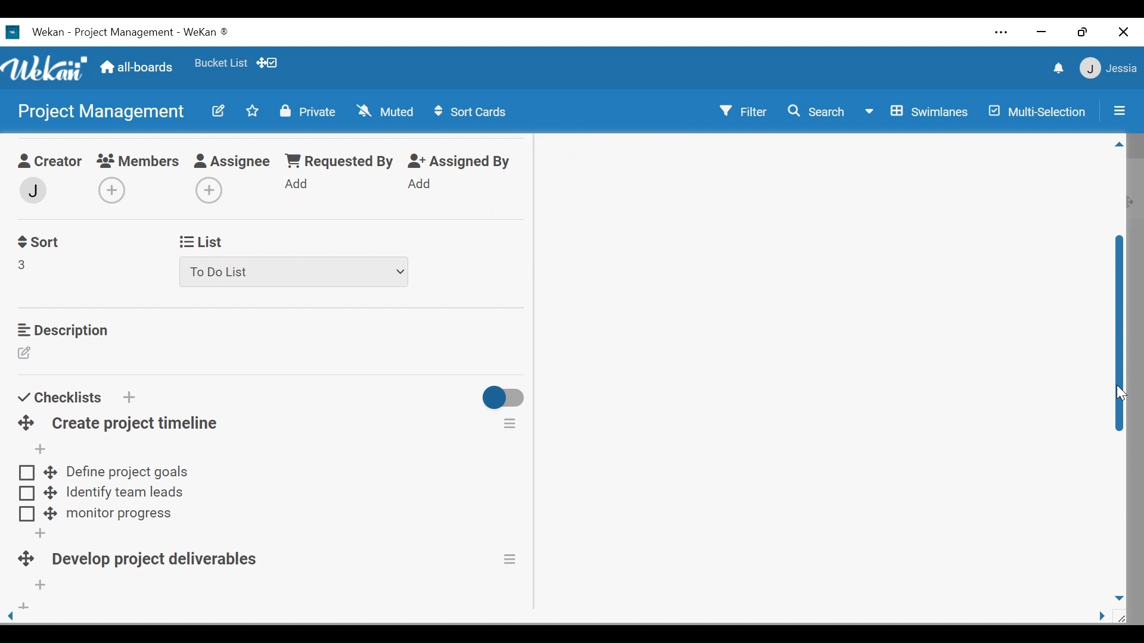 The width and height of the screenshot is (1144, 643). What do you see at coordinates (384, 111) in the screenshot?
I see `Muted` at bounding box center [384, 111].